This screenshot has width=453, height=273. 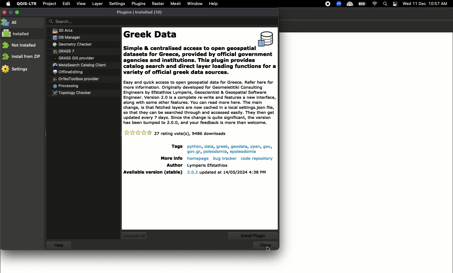 I want to click on Available version (stable), so click(x=153, y=173).